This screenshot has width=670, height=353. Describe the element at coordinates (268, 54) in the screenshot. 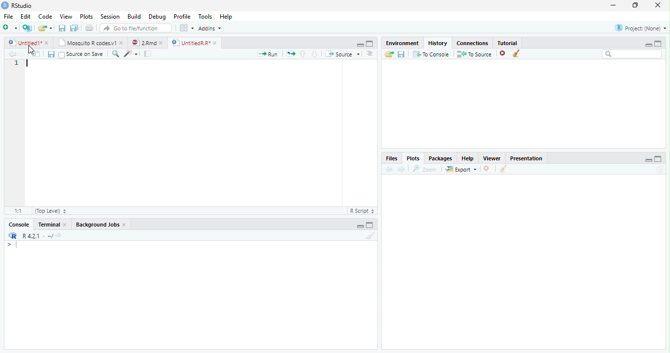

I see `Run` at that location.